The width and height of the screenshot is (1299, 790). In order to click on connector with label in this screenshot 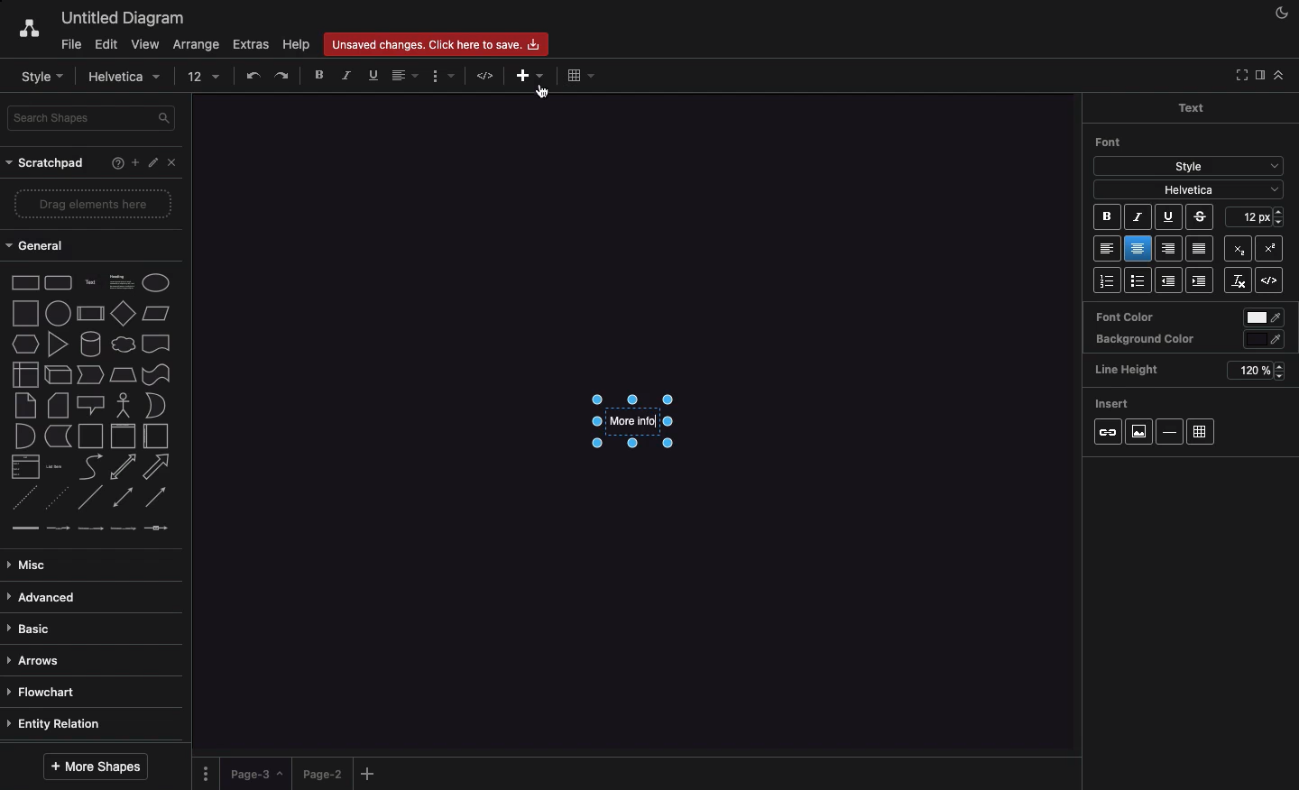, I will do `click(58, 529)`.